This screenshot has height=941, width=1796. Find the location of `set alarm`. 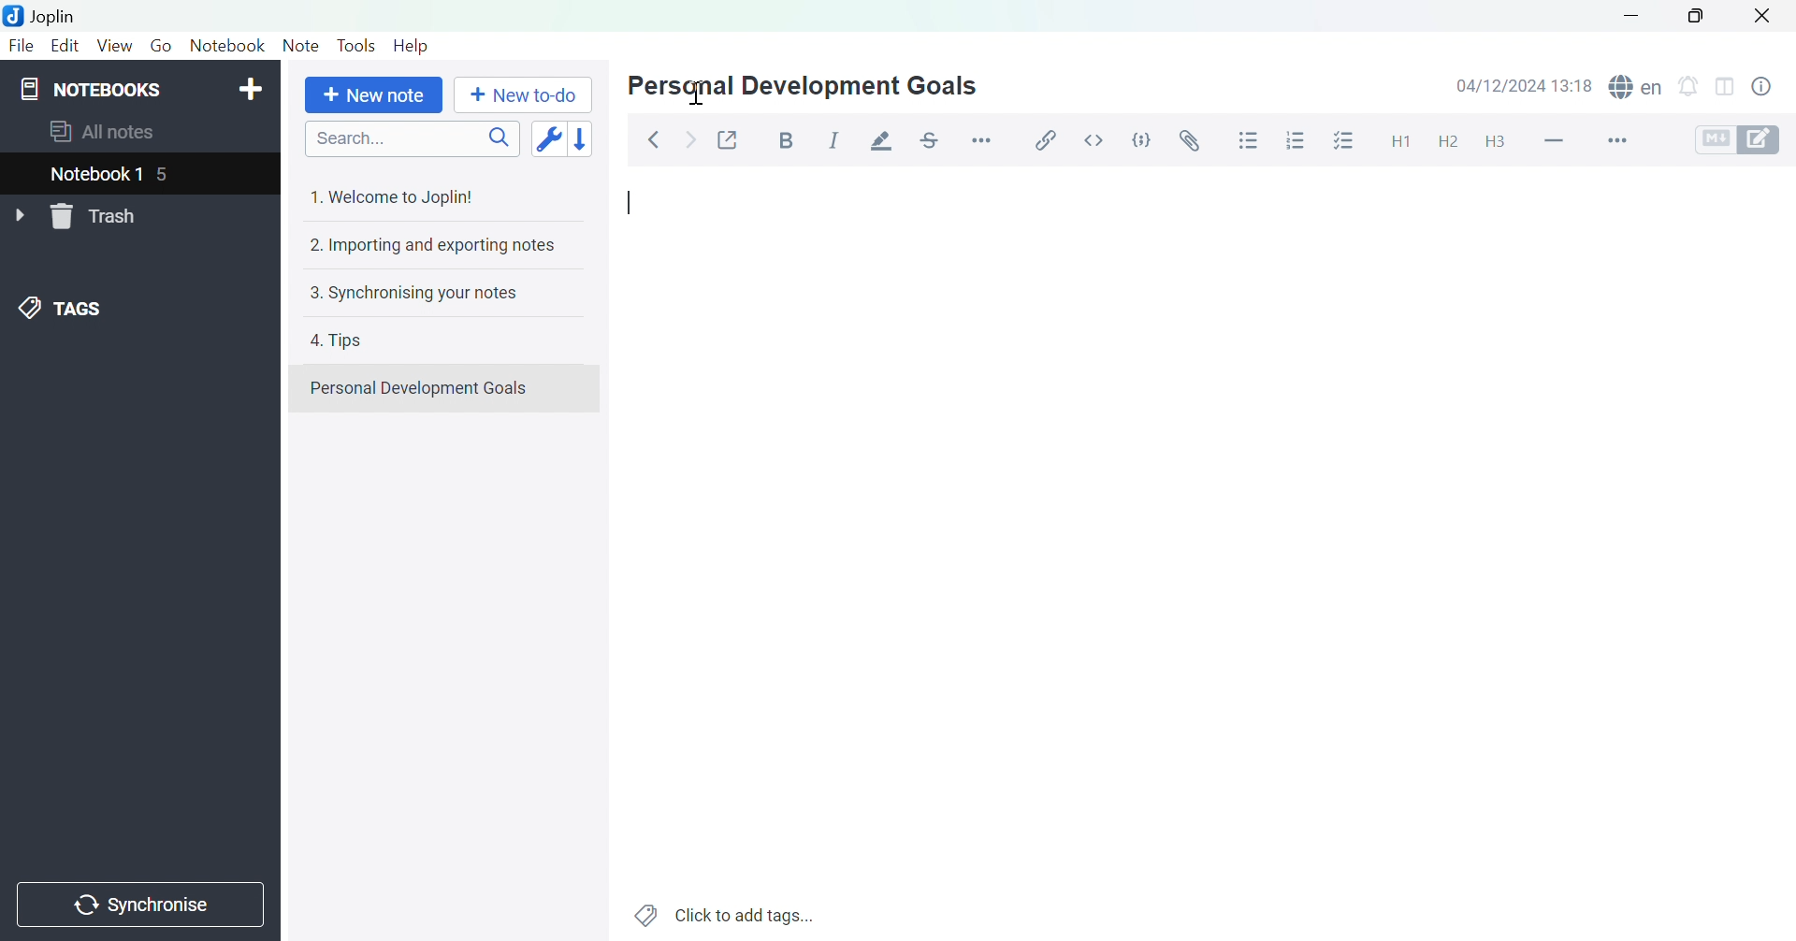

set alarm is located at coordinates (1693, 90).